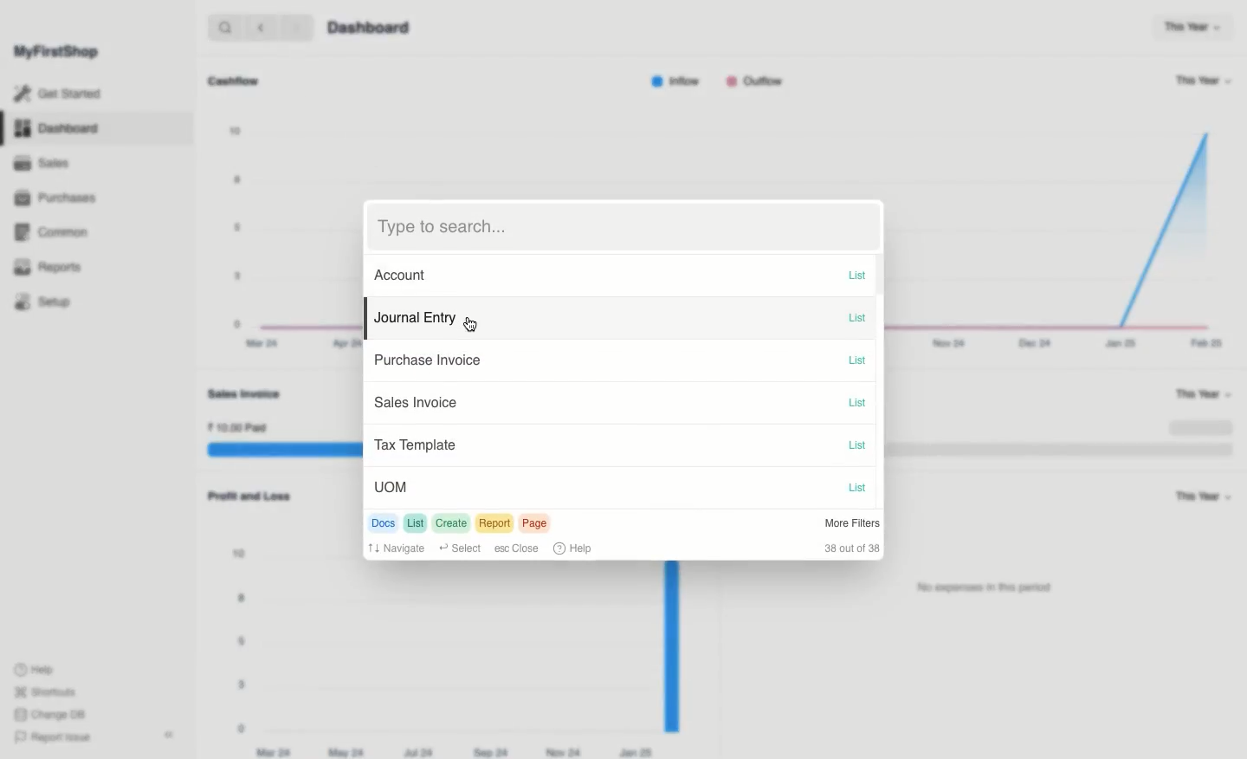 This screenshot has width=1247, height=759. I want to click on List, so click(412, 522).